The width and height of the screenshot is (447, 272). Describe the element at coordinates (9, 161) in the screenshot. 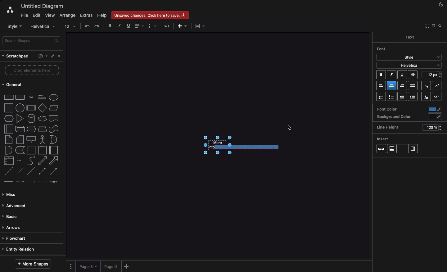

I see `list` at that location.